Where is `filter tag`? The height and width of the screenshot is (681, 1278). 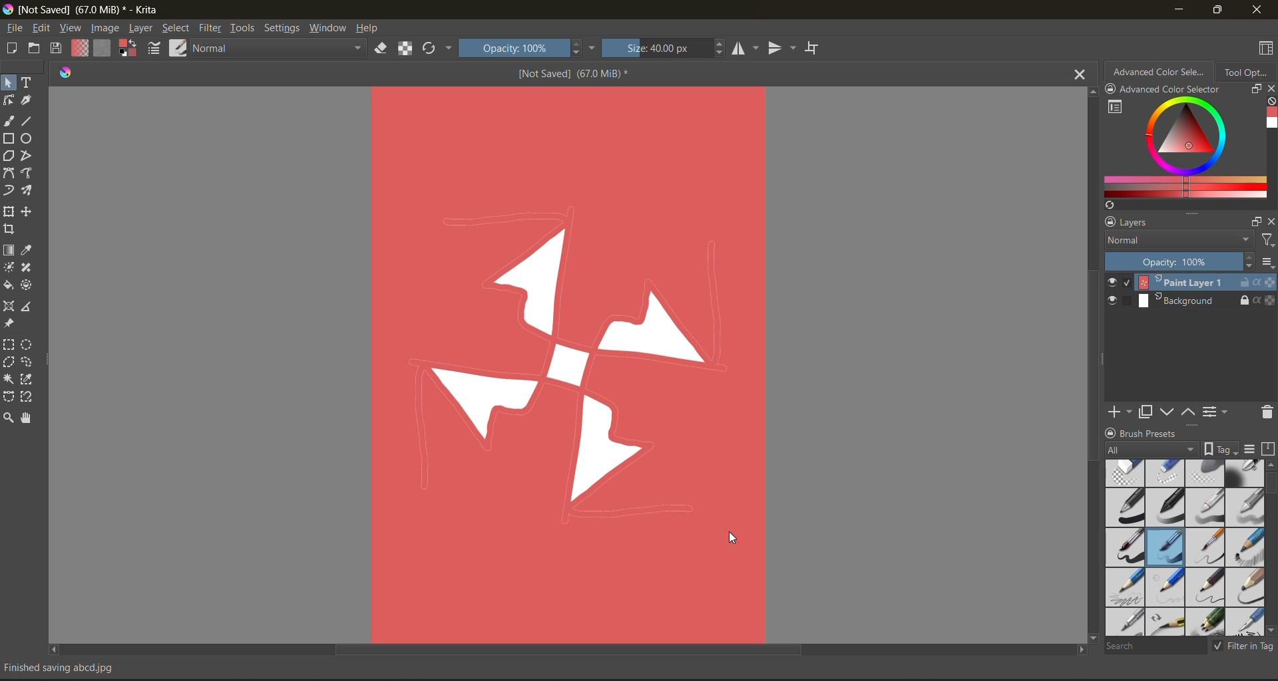
filter tag is located at coordinates (1243, 647).